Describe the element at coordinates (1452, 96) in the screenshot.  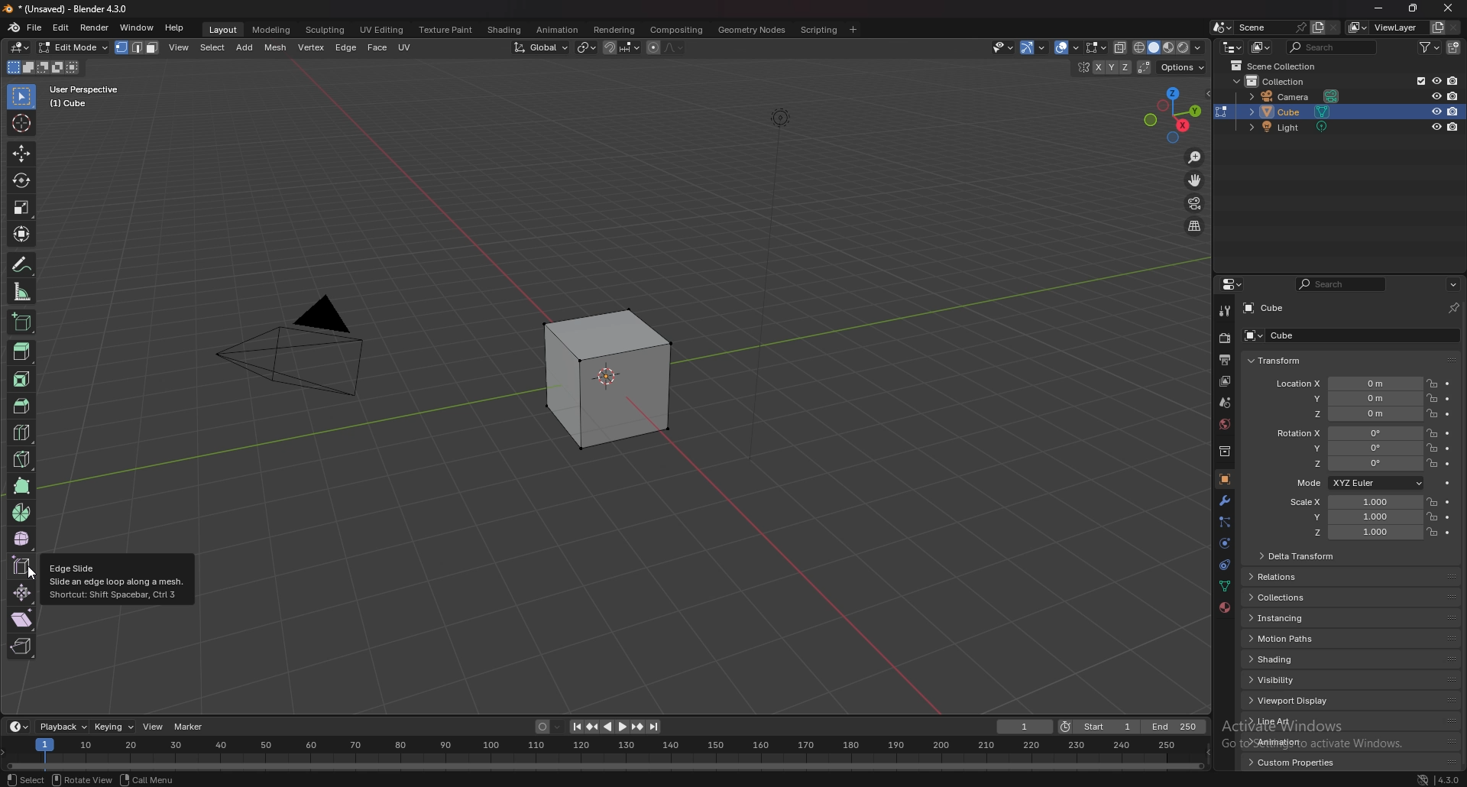
I see `disable in render` at that location.